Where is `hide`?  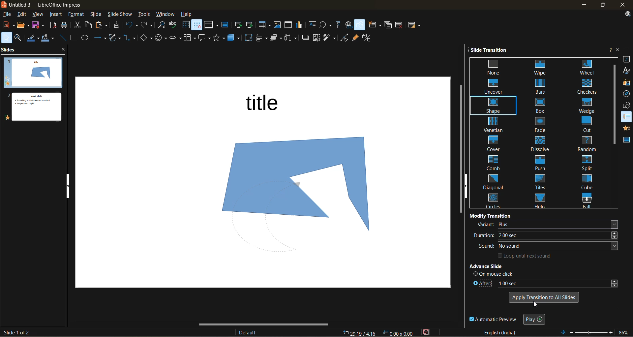 hide is located at coordinates (467, 186).